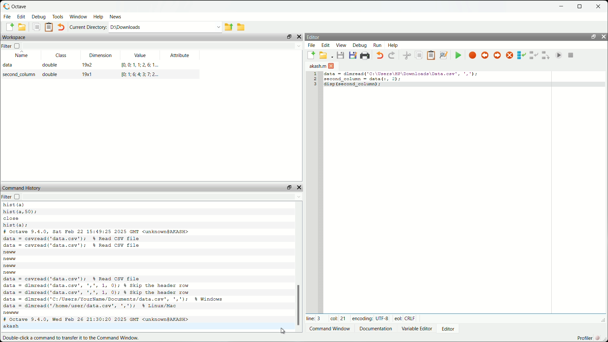 Image resolution: width=608 pixels, height=342 pixels. What do you see at coordinates (443, 55) in the screenshot?
I see `find and replace` at bounding box center [443, 55].